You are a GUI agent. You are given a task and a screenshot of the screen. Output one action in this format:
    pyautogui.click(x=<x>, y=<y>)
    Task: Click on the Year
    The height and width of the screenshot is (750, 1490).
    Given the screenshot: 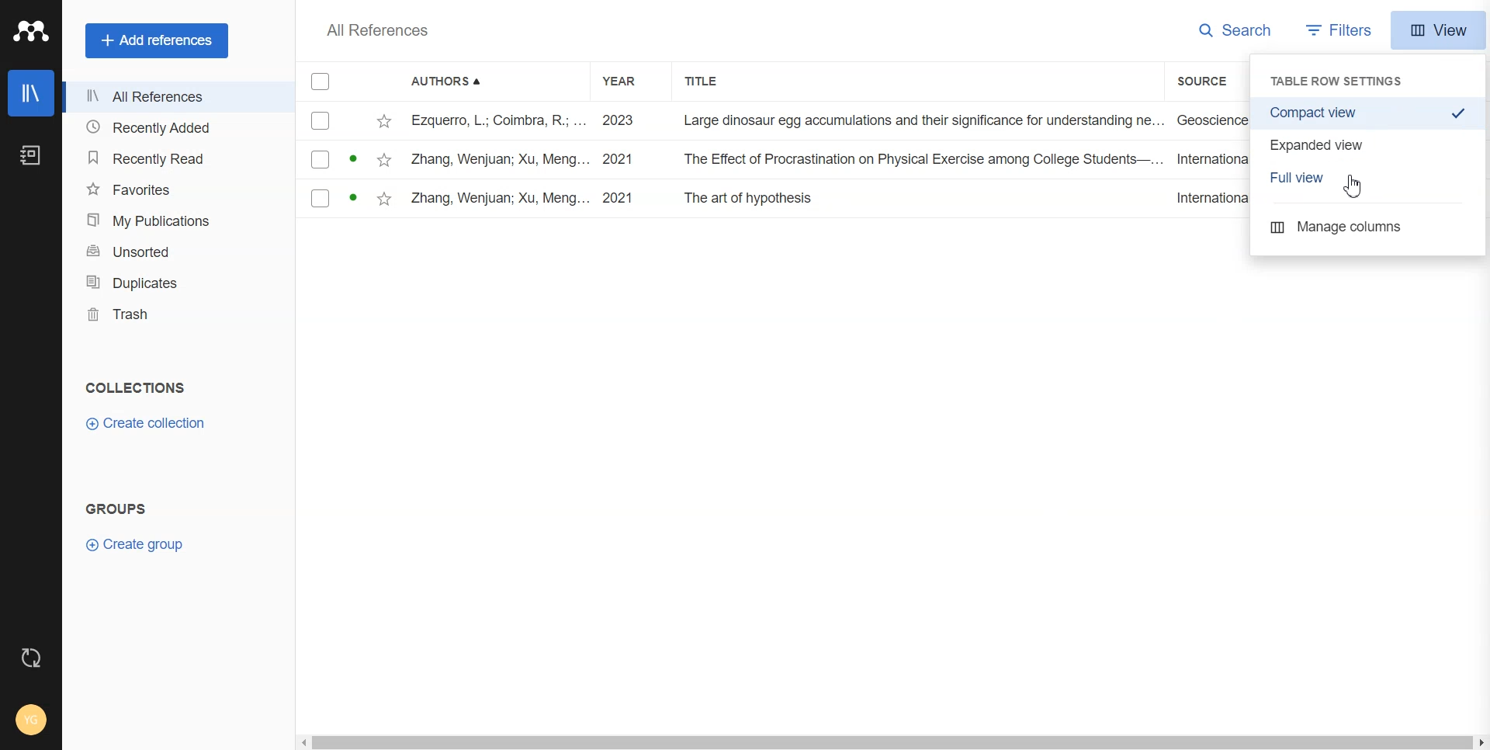 What is the action you would take?
    pyautogui.click(x=629, y=82)
    